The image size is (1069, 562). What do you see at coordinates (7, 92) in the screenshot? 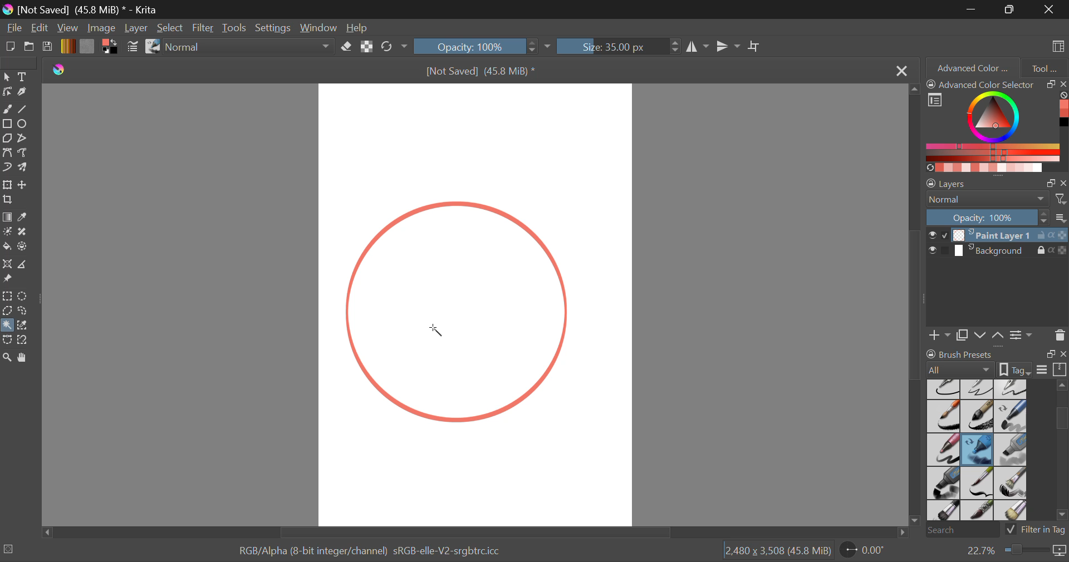
I see `Edit Shapes Tool` at bounding box center [7, 92].